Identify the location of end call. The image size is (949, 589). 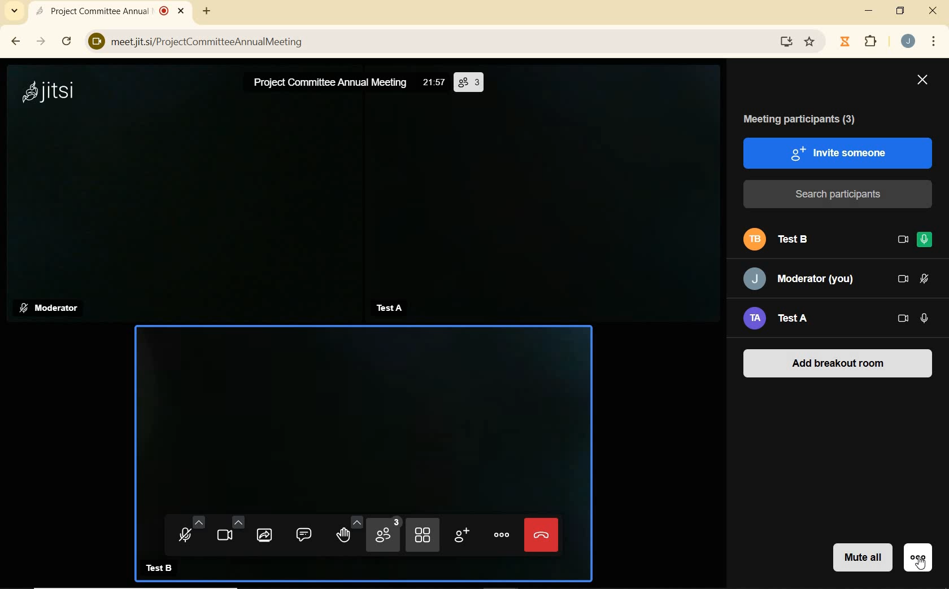
(542, 534).